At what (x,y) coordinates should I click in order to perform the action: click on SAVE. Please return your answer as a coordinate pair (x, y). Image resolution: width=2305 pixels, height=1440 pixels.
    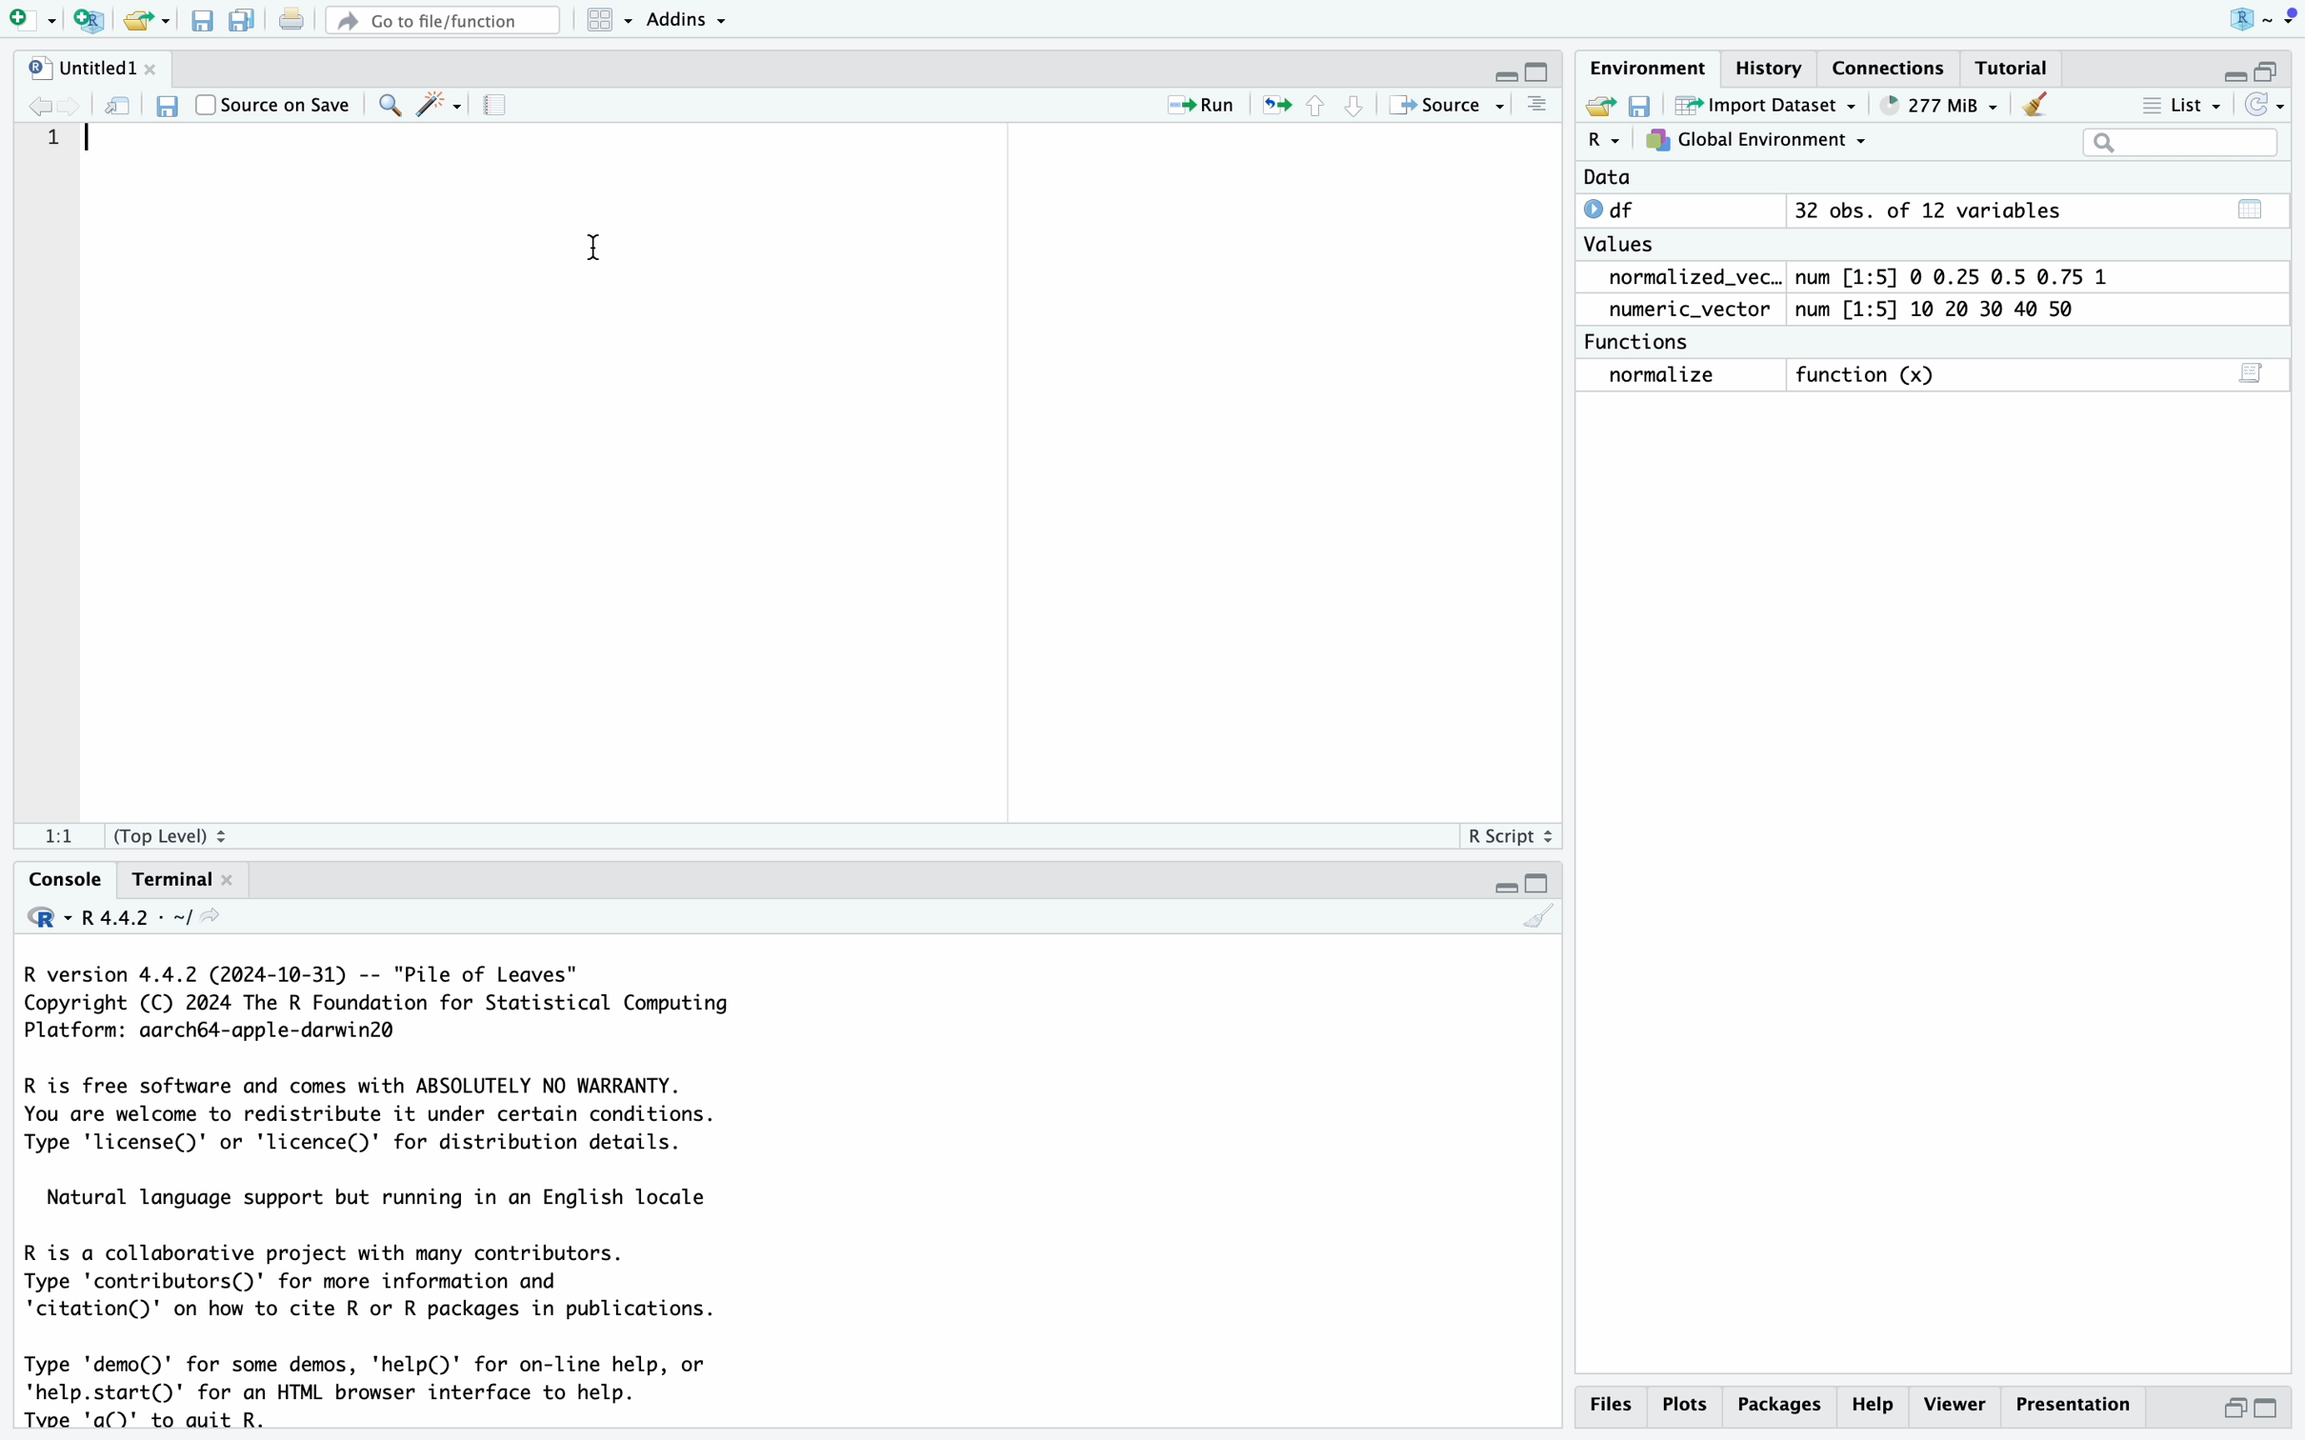
    Looking at the image, I should click on (1640, 106).